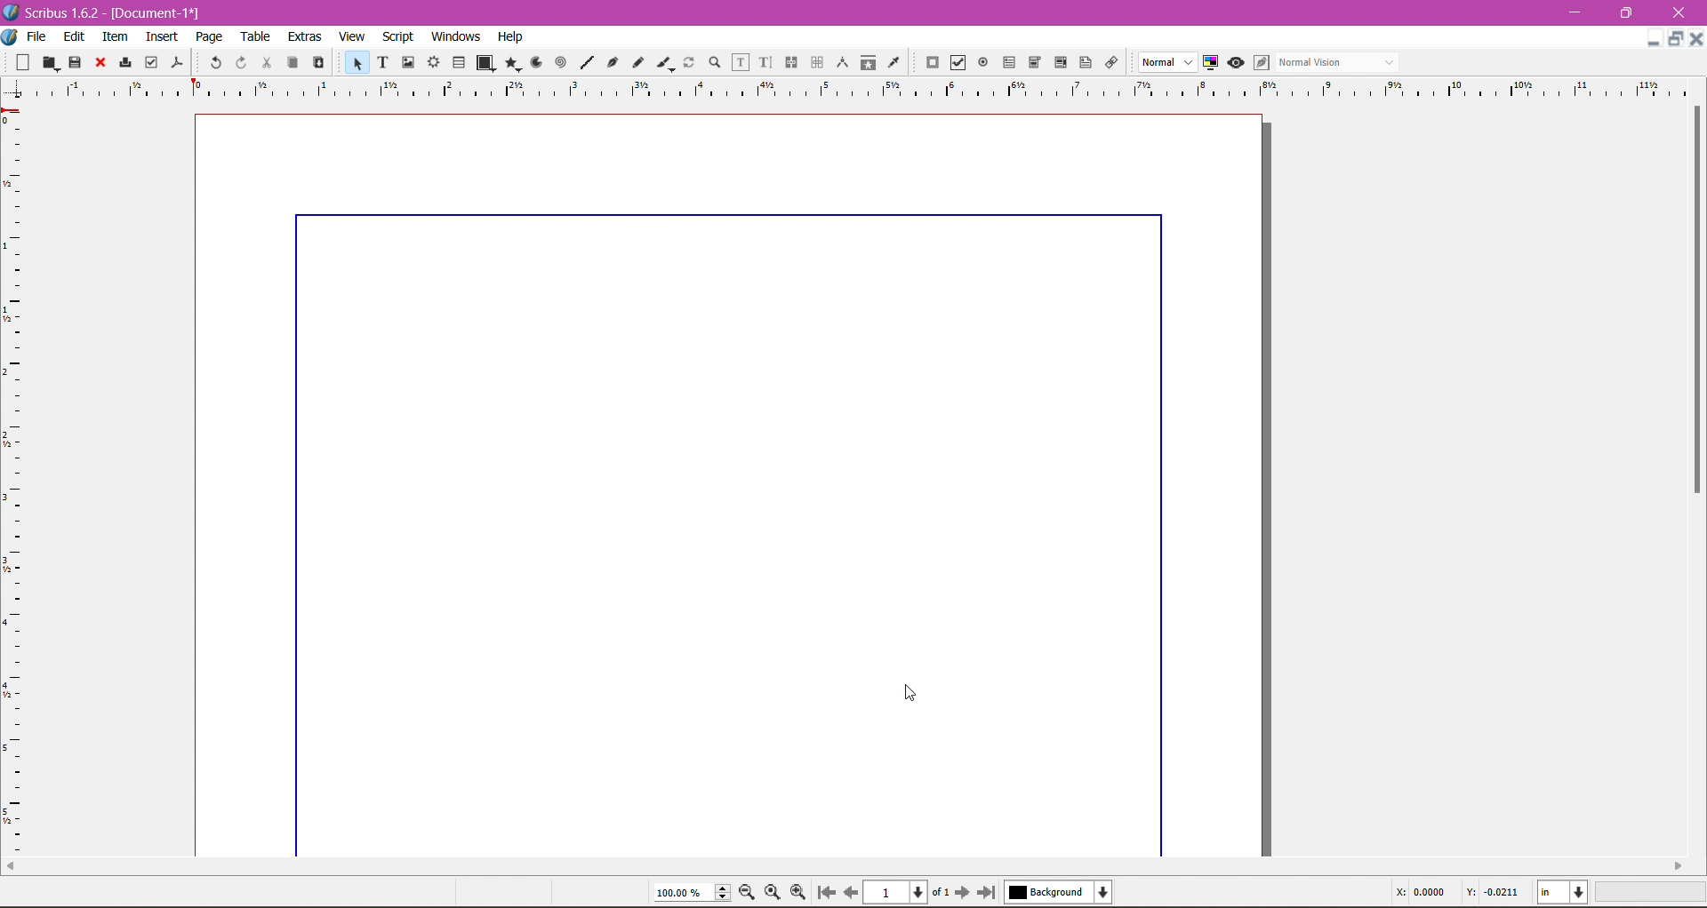 The height and width of the screenshot is (908, 1707). Describe the element at coordinates (212, 64) in the screenshot. I see `Undo` at that location.